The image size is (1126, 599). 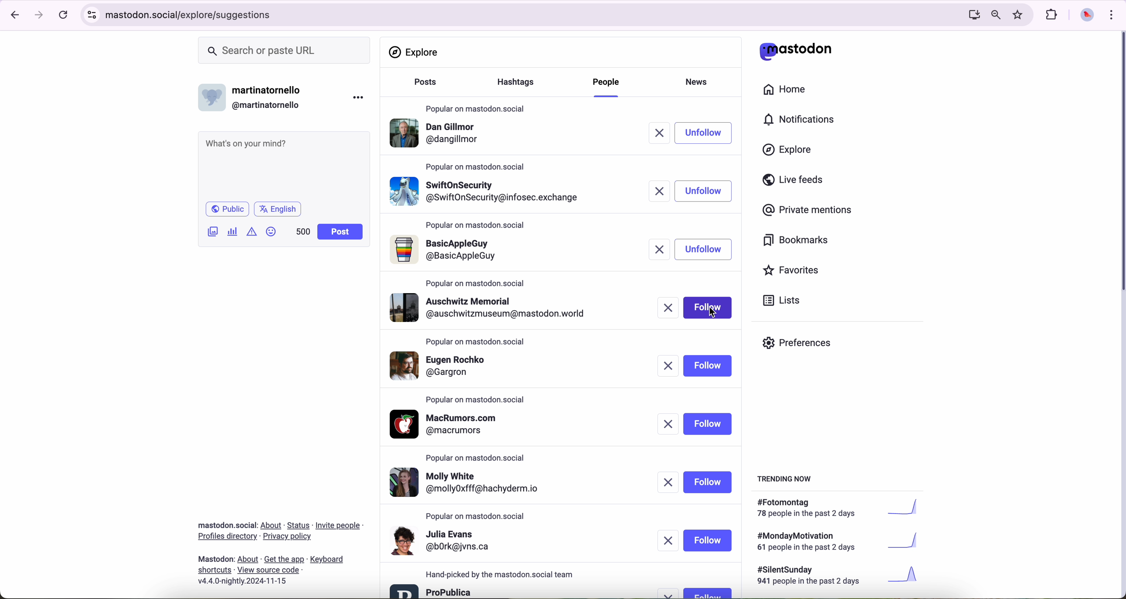 I want to click on charts, so click(x=234, y=232).